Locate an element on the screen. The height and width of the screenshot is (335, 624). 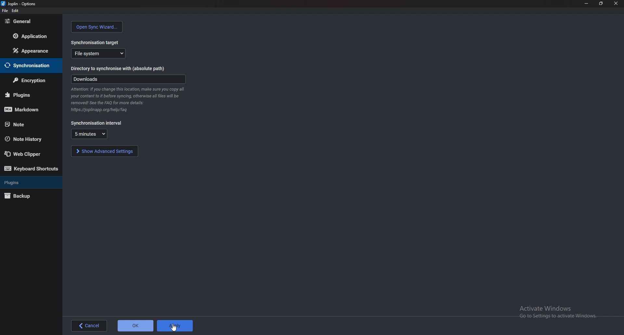
Edit is located at coordinates (15, 11).